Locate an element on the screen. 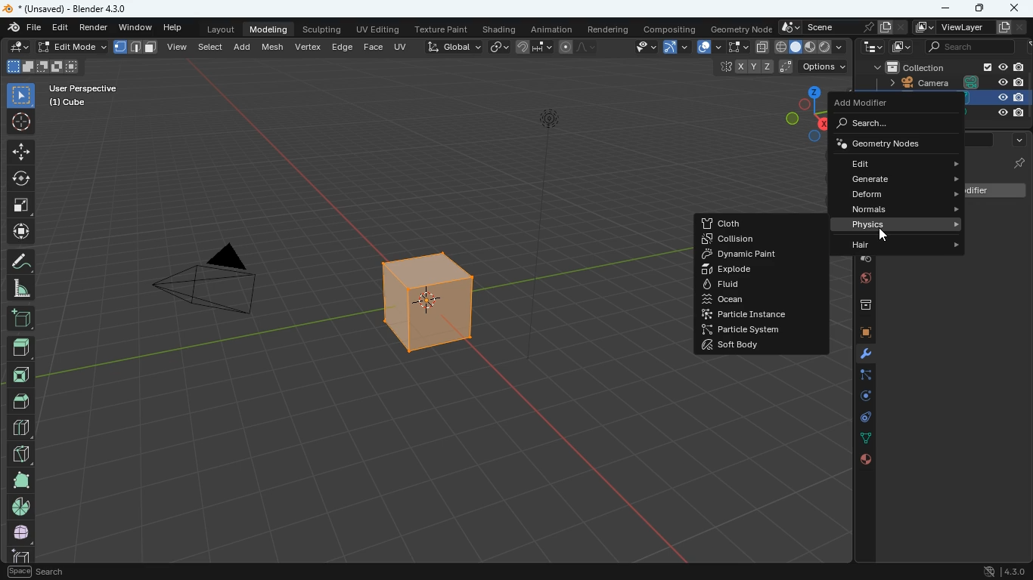 The image size is (1033, 580). front is located at coordinates (20, 375).